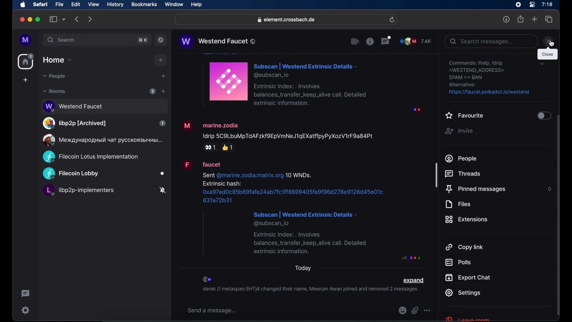 The height and width of the screenshot is (322, 572). What do you see at coordinates (464, 174) in the screenshot?
I see `threads` at bounding box center [464, 174].